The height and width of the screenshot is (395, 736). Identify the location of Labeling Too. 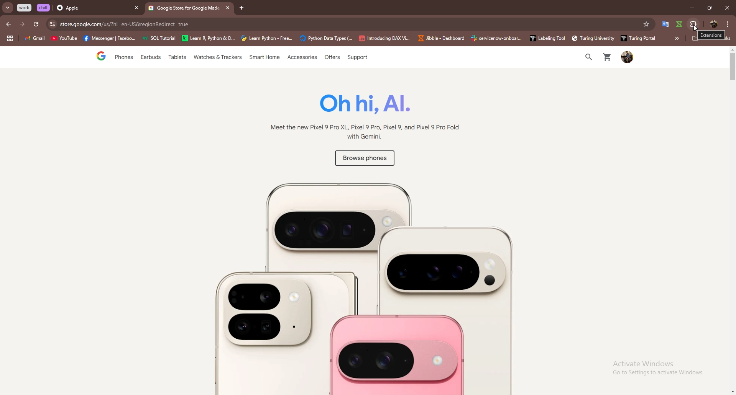
(546, 38).